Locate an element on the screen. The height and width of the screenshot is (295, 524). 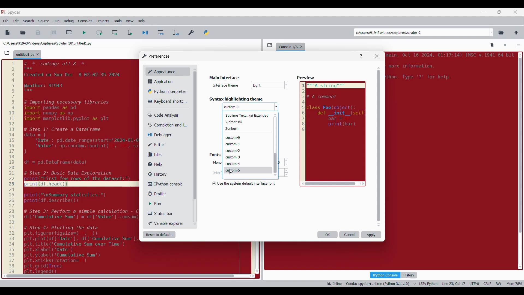
 is located at coordinates (231, 171).